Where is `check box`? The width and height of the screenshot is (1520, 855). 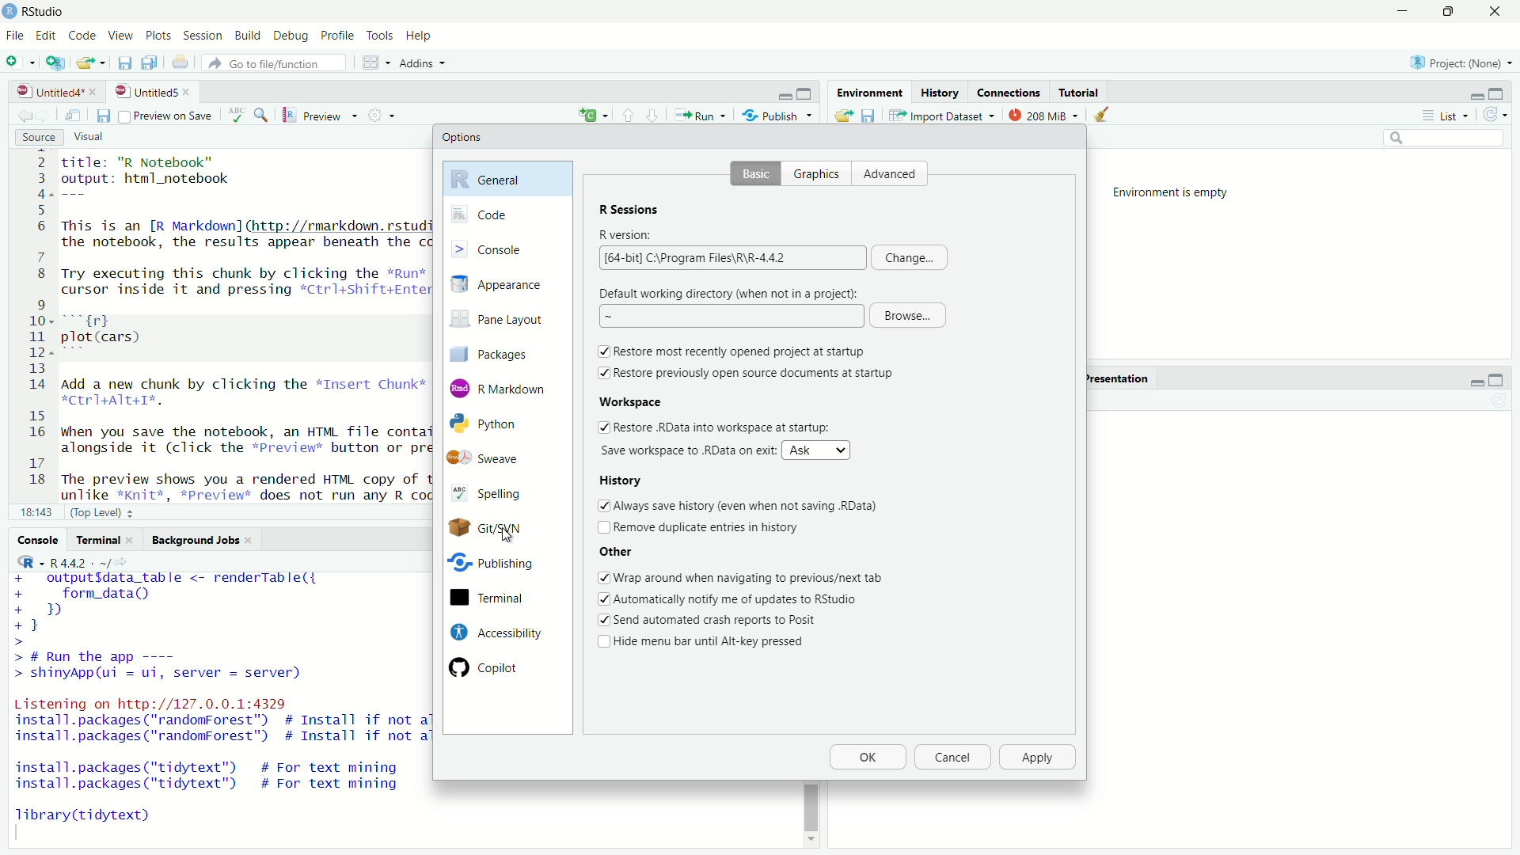
check box is located at coordinates (601, 528).